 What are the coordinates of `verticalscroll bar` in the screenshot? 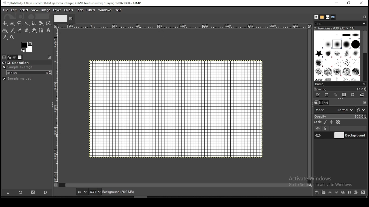 It's located at (185, 185).